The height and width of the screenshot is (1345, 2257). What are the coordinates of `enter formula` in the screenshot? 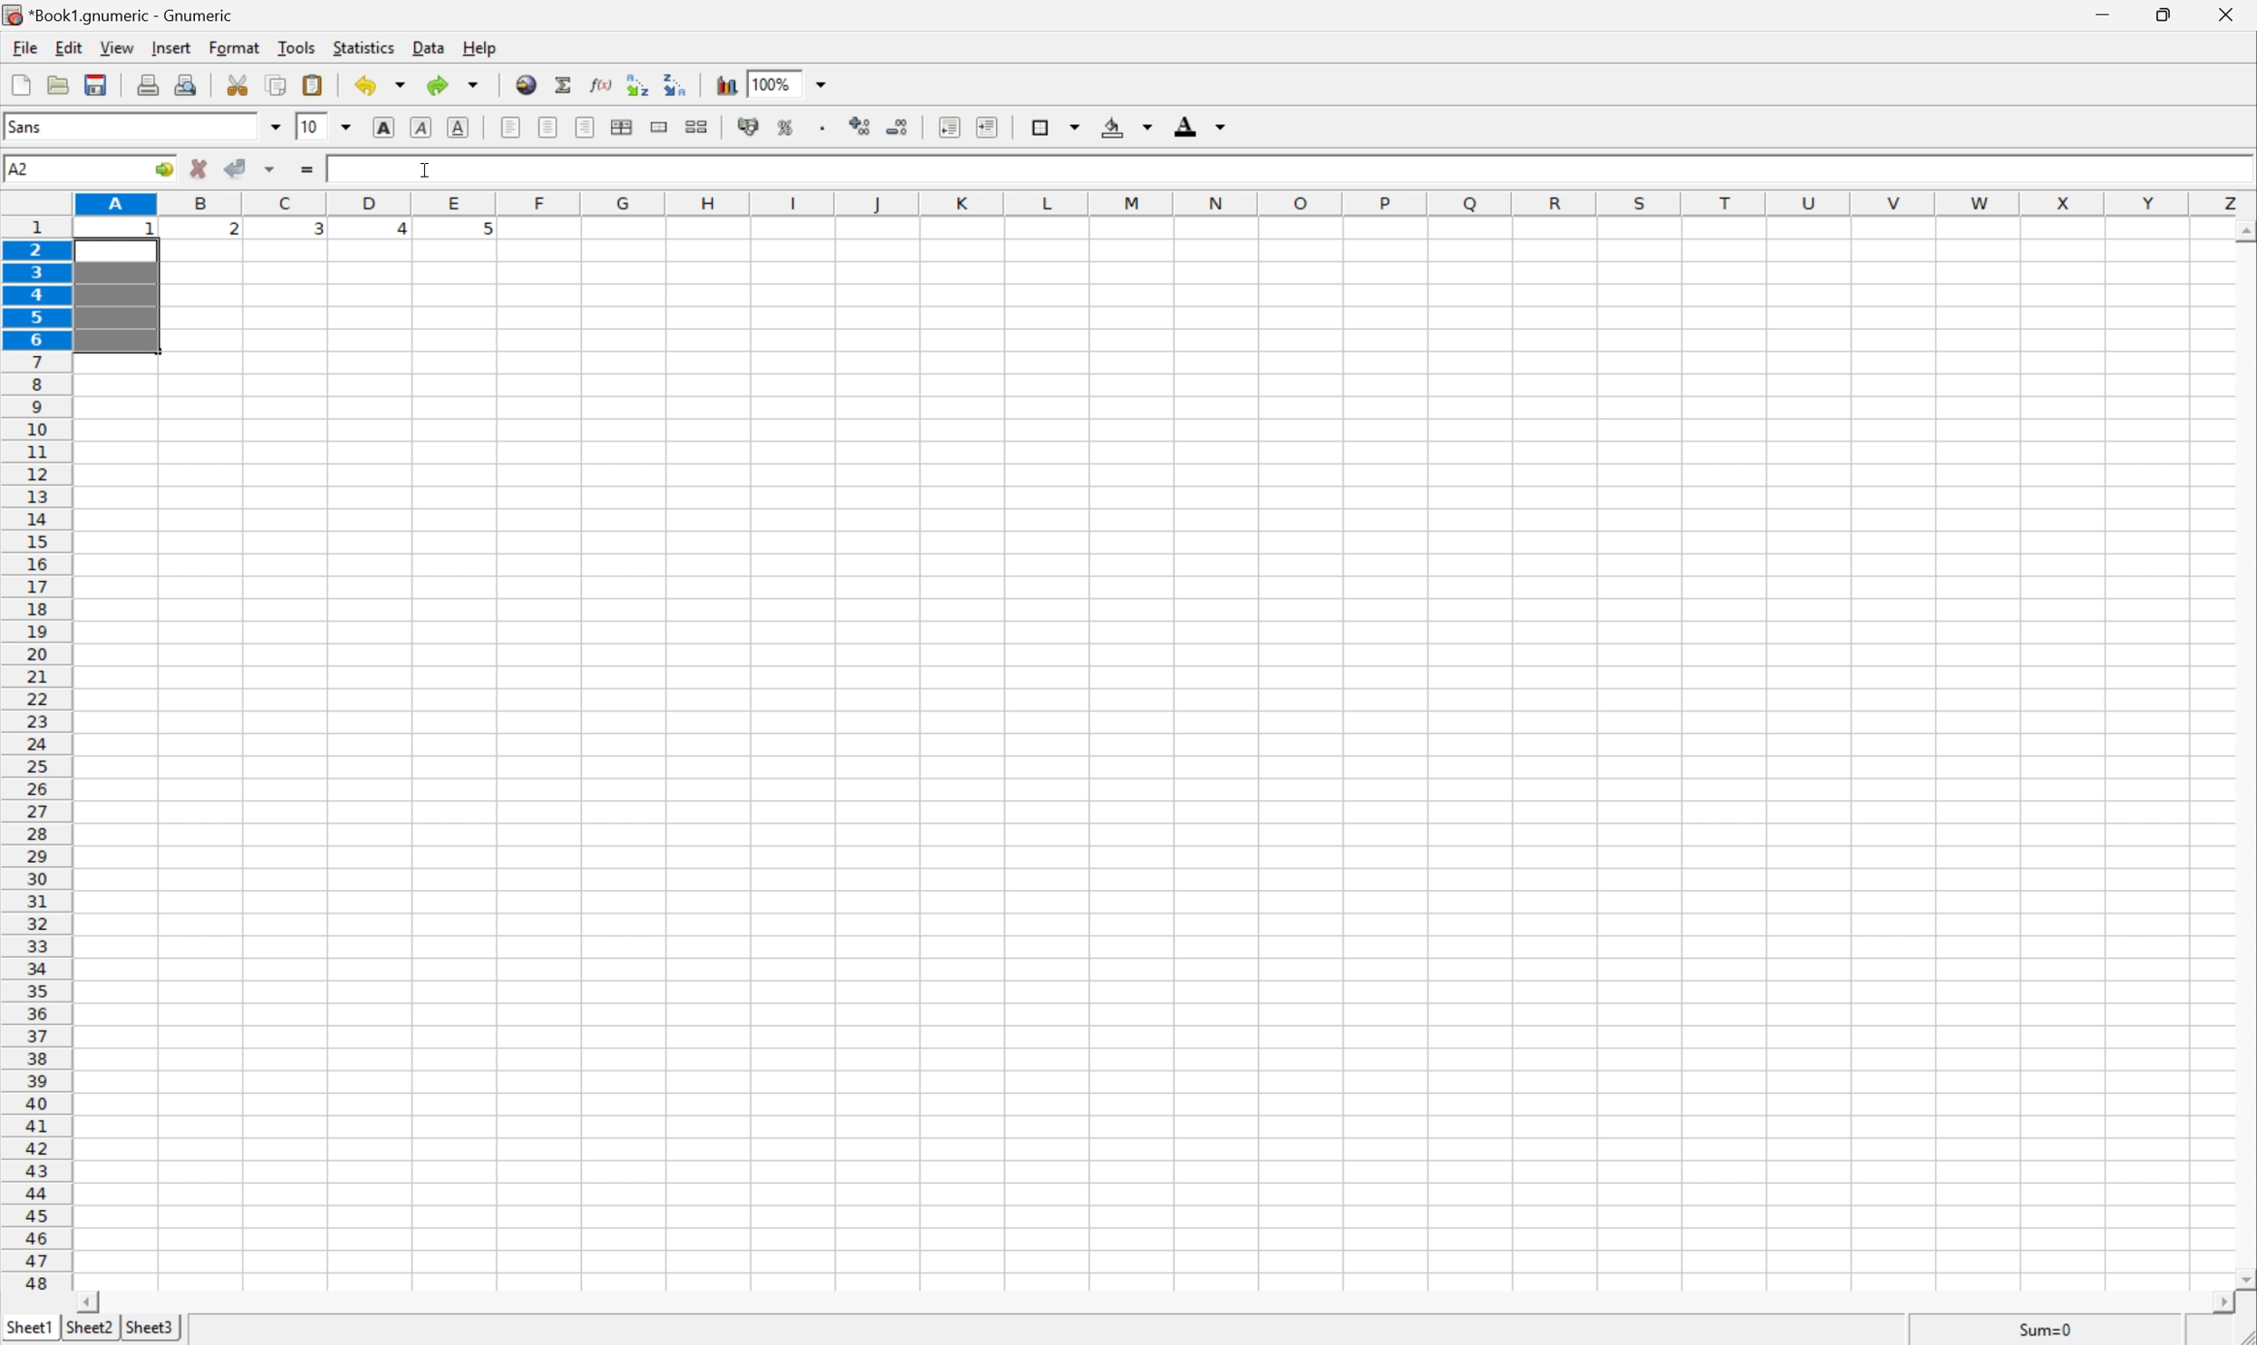 It's located at (306, 170).